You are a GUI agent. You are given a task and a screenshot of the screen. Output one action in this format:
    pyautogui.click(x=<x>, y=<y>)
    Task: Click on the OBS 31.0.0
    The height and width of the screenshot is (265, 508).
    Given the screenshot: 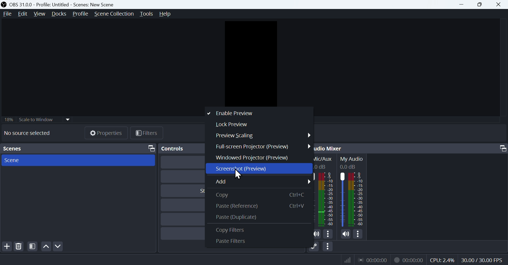 What is the action you would take?
    pyautogui.click(x=68, y=4)
    